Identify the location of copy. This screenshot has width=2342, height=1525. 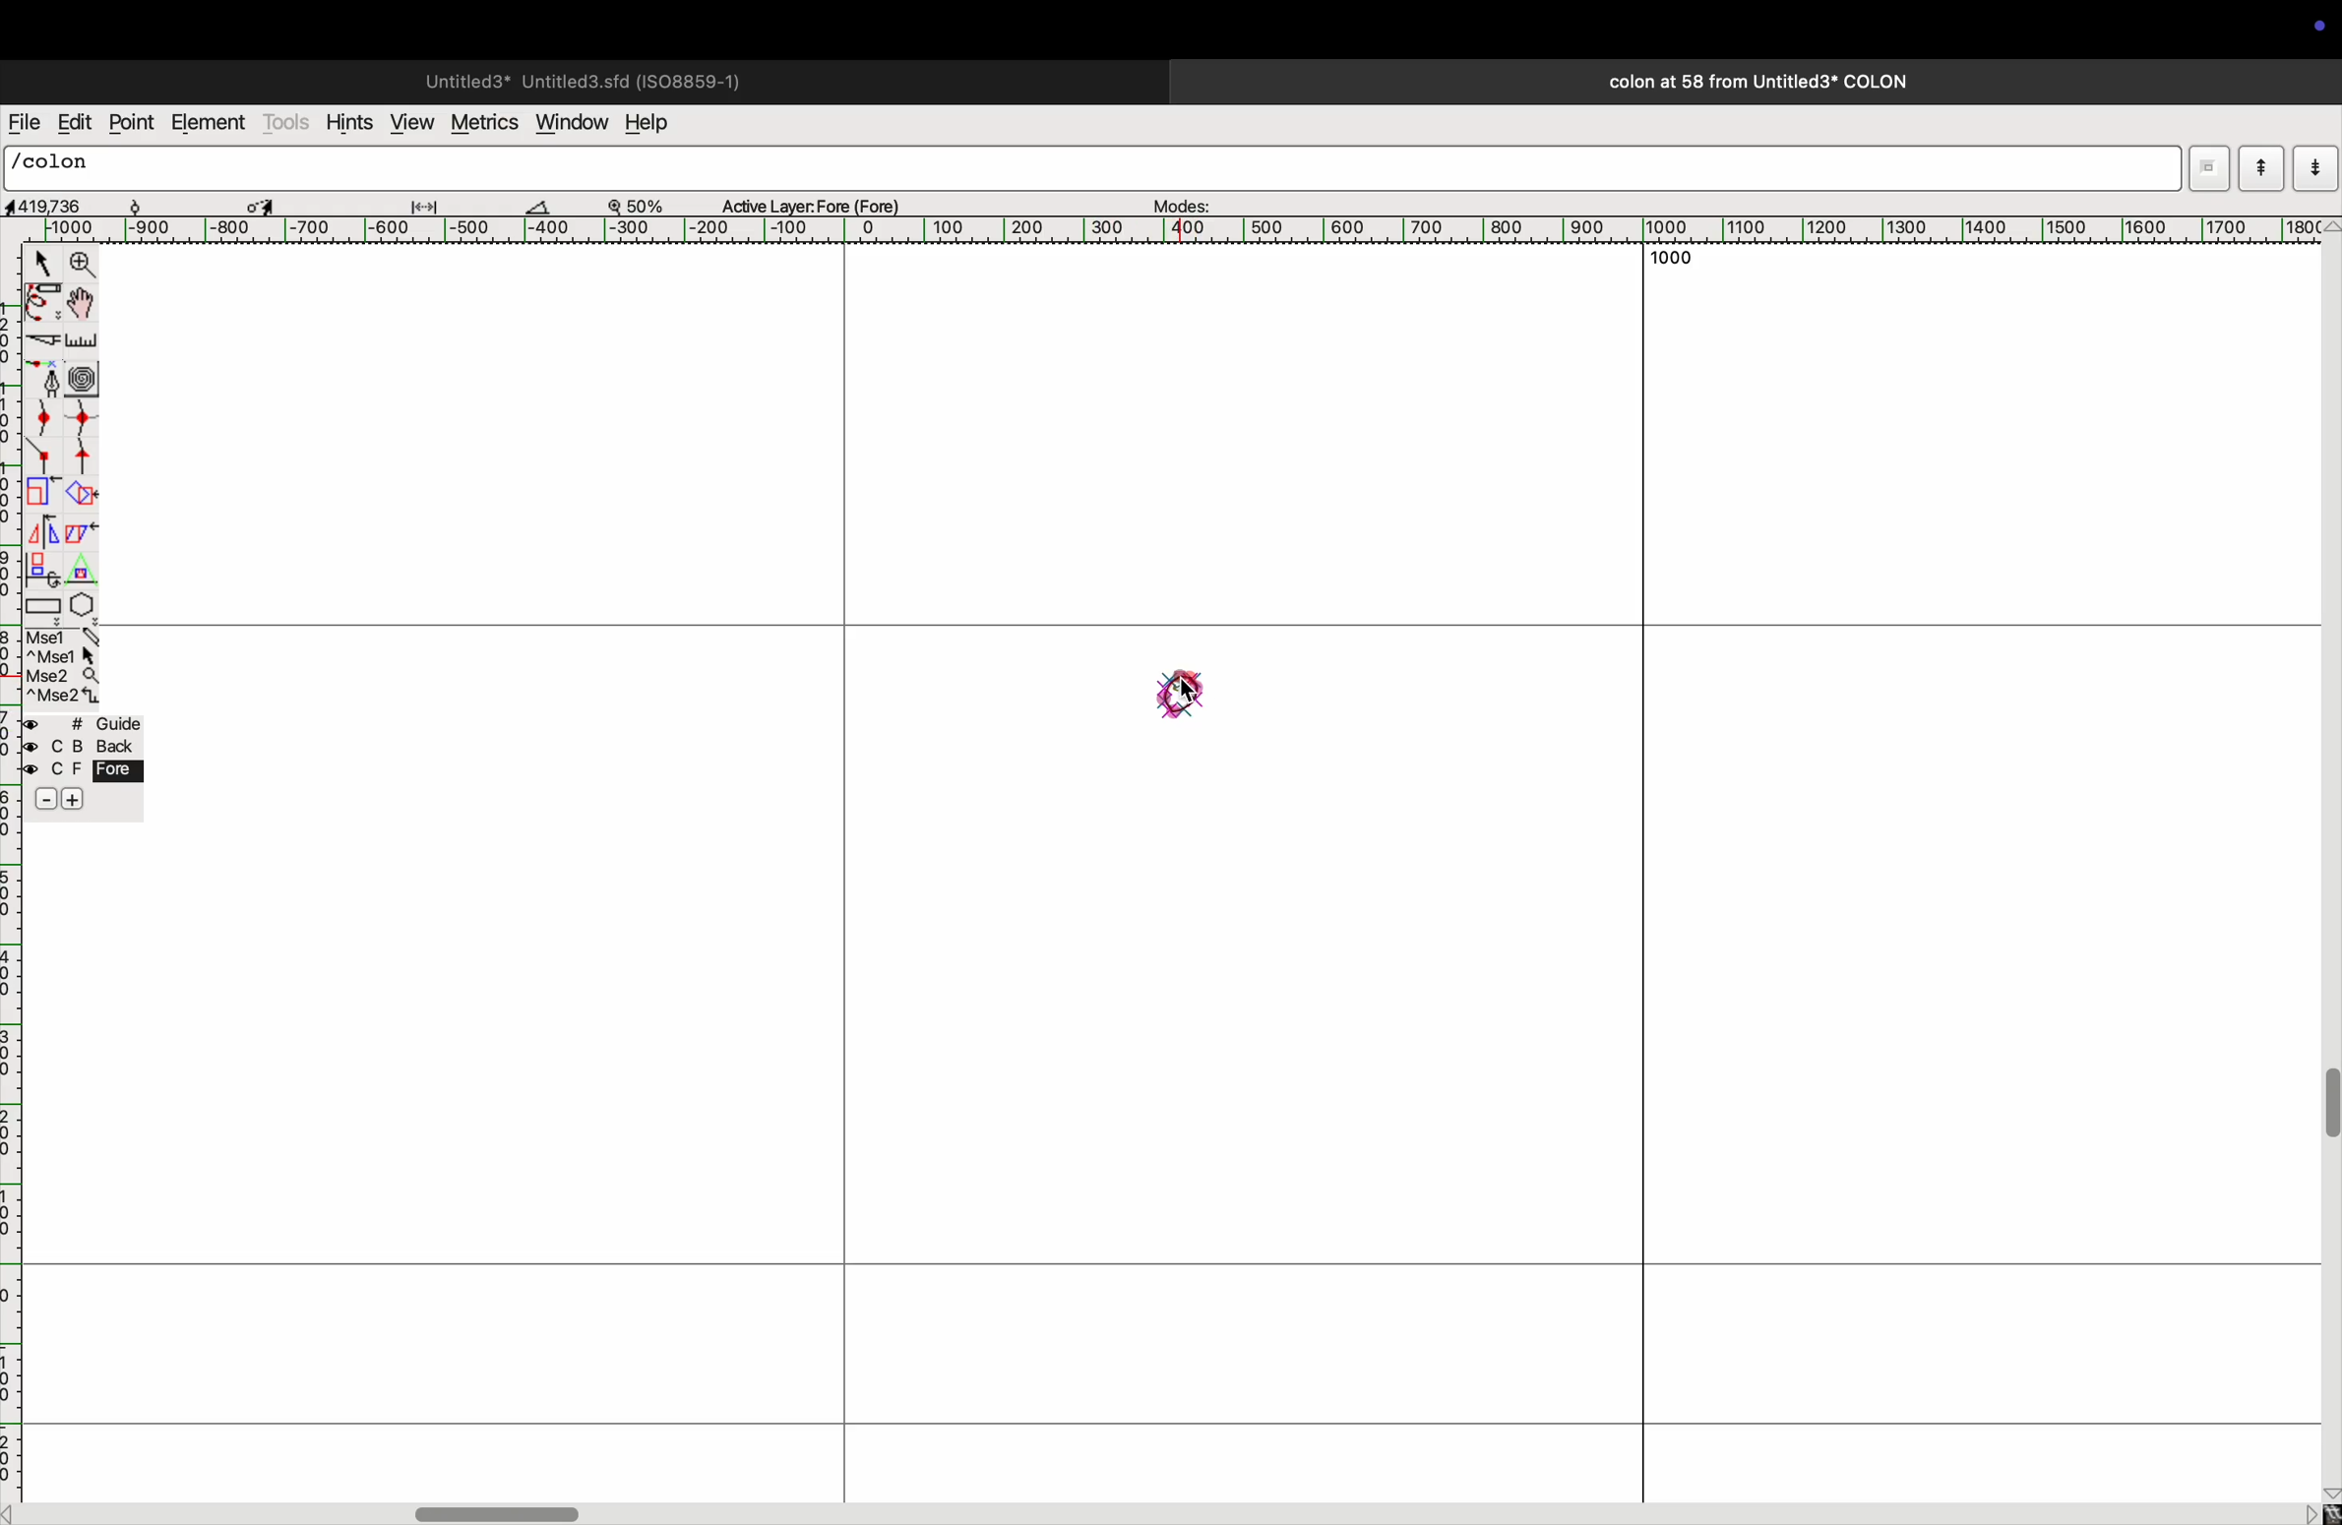
(86, 536).